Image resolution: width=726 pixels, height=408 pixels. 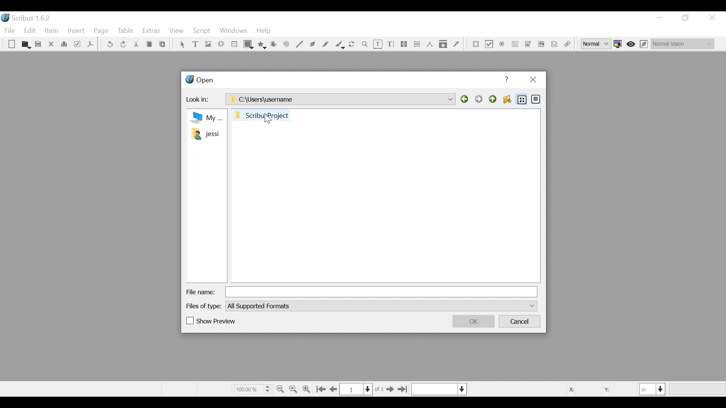 I want to click on Cut, so click(x=136, y=45).